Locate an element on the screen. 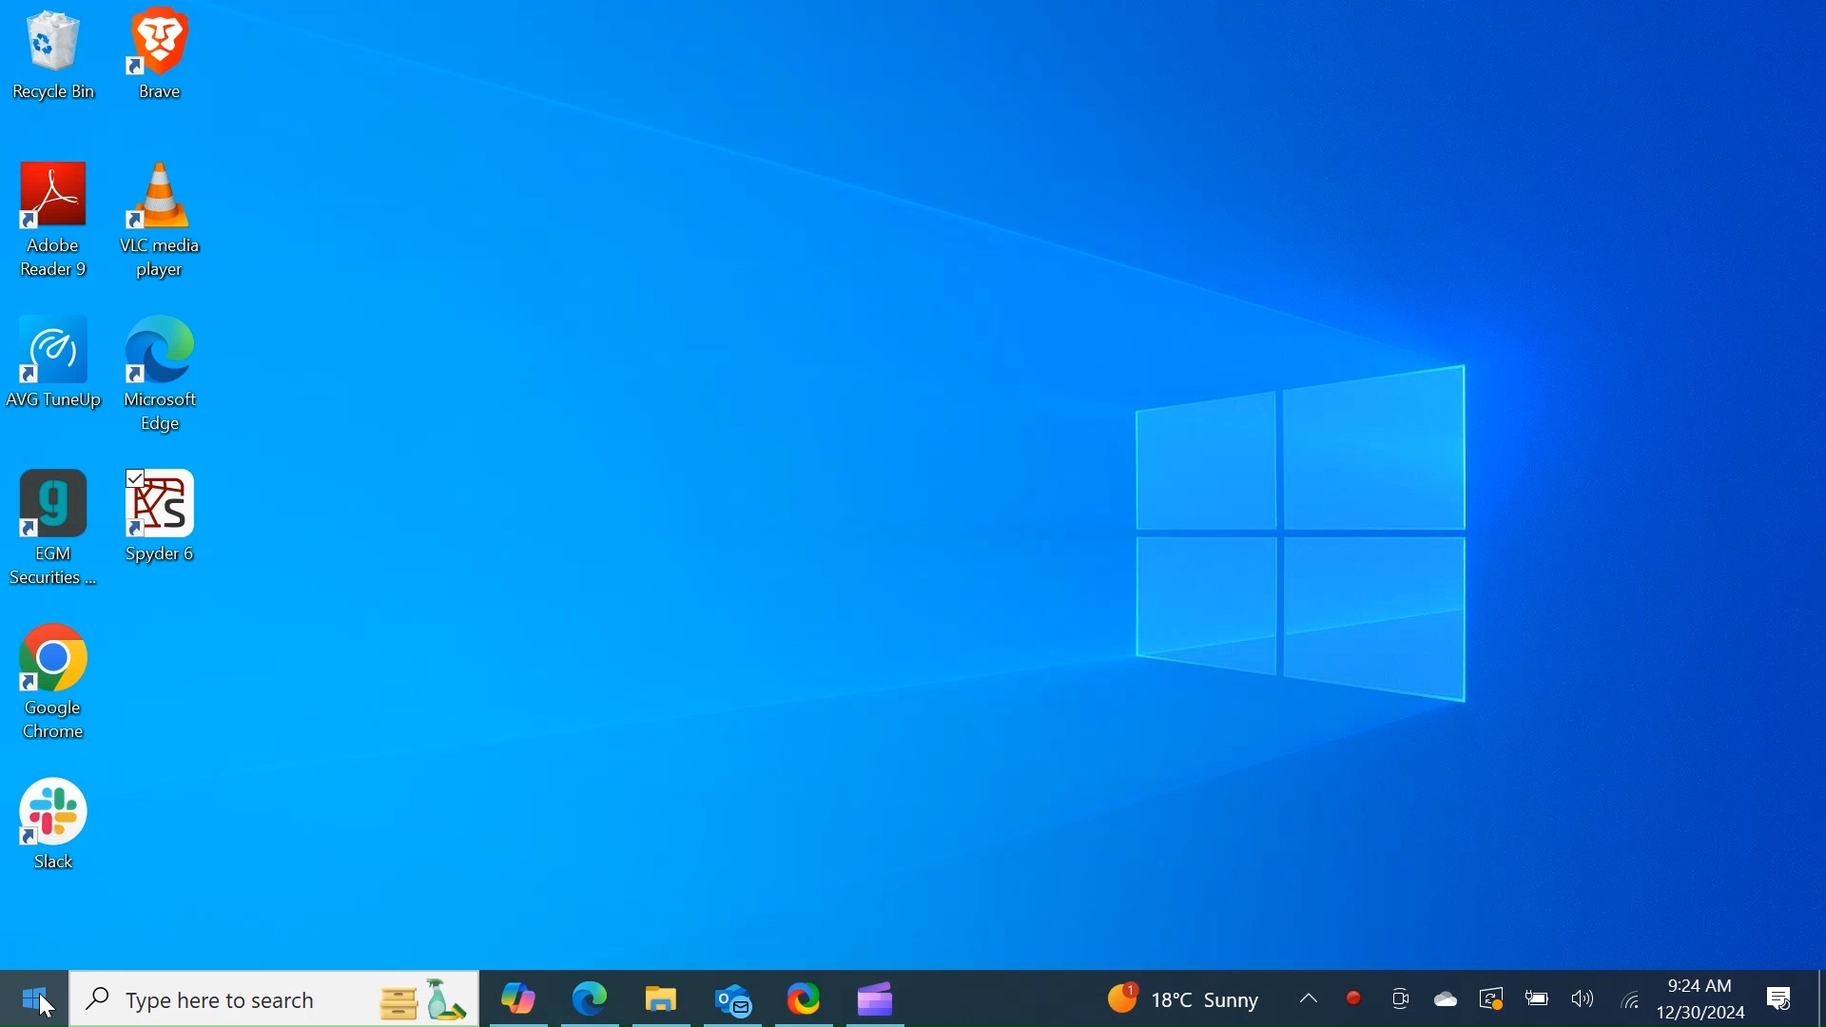 The width and height of the screenshot is (1826, 1027). Microsoft Edge Desktop Icon is located at coordinates (166, 381).